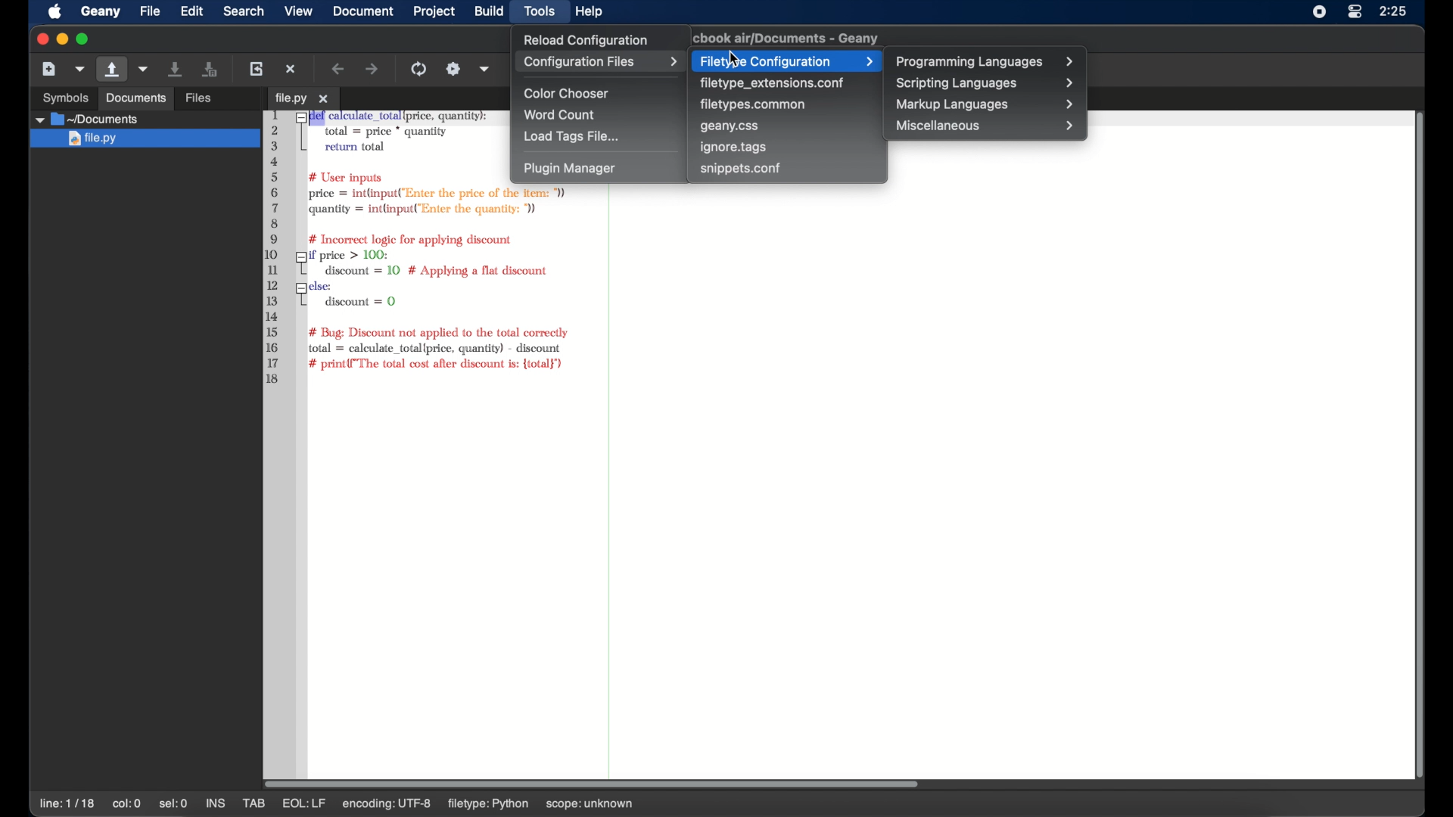 This screenshot has height=817, width=1453. Describe the element at coordinates (244, 11) in the screenshot. I see `search` at that location.